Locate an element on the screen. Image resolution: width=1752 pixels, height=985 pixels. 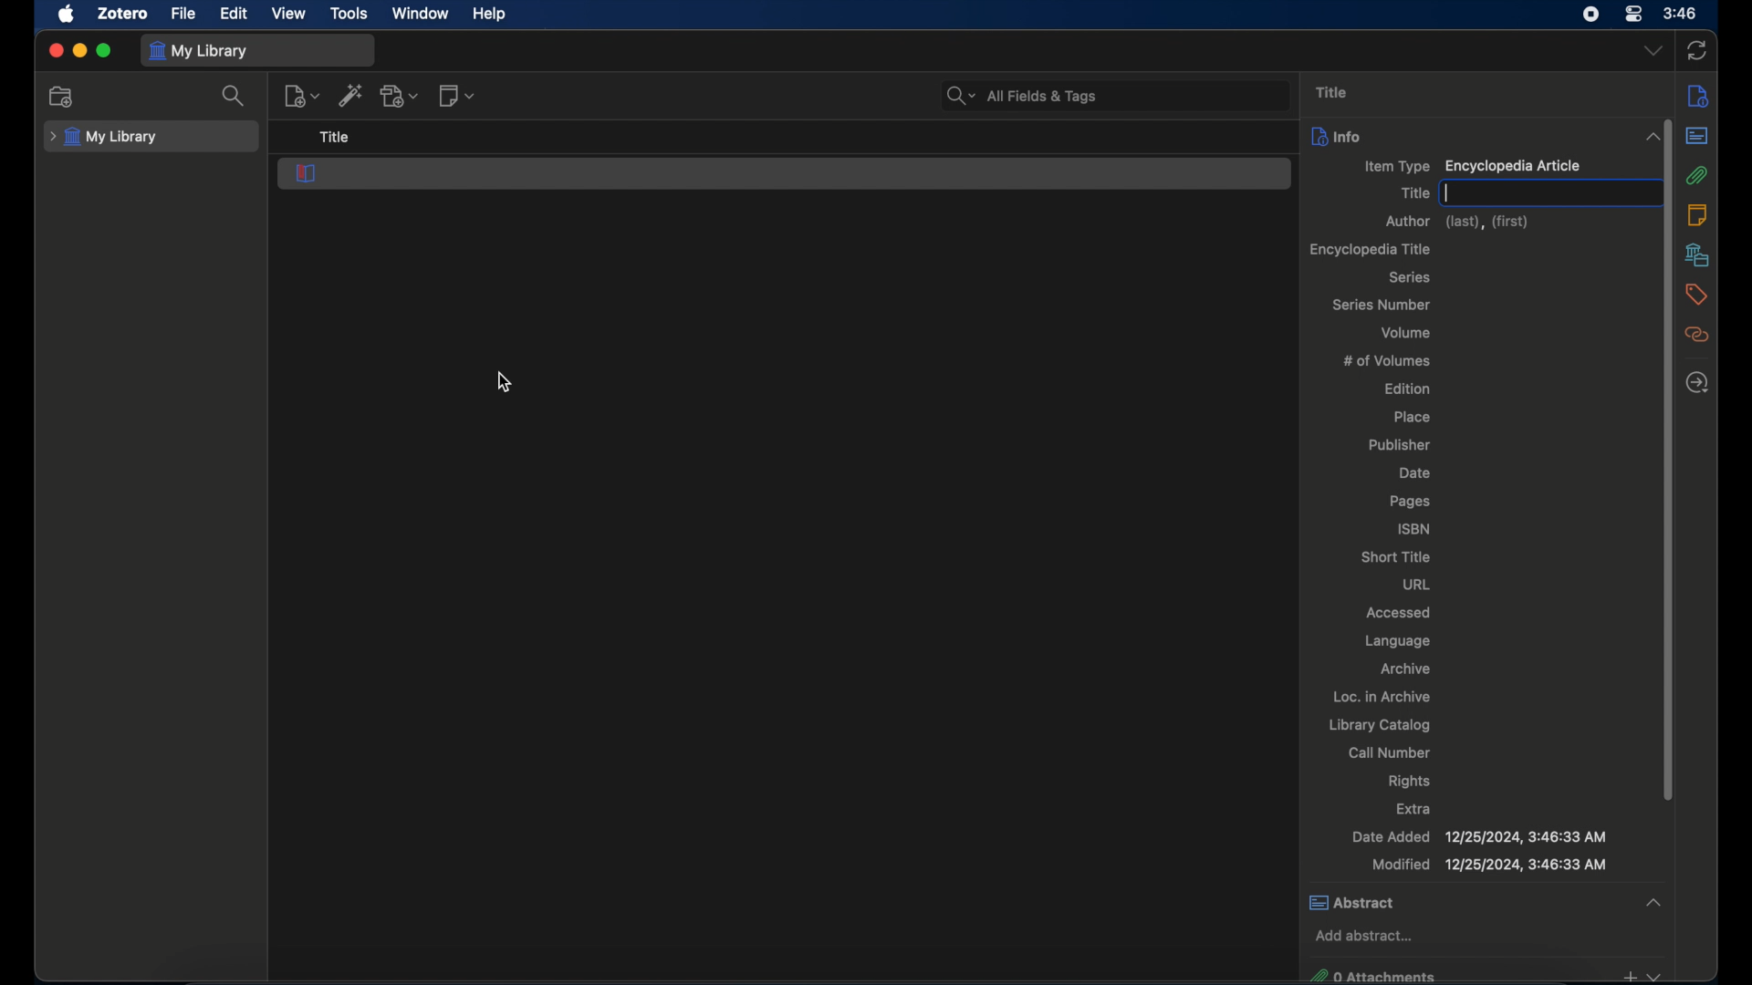
volume is located at coordinates (1407, 332).